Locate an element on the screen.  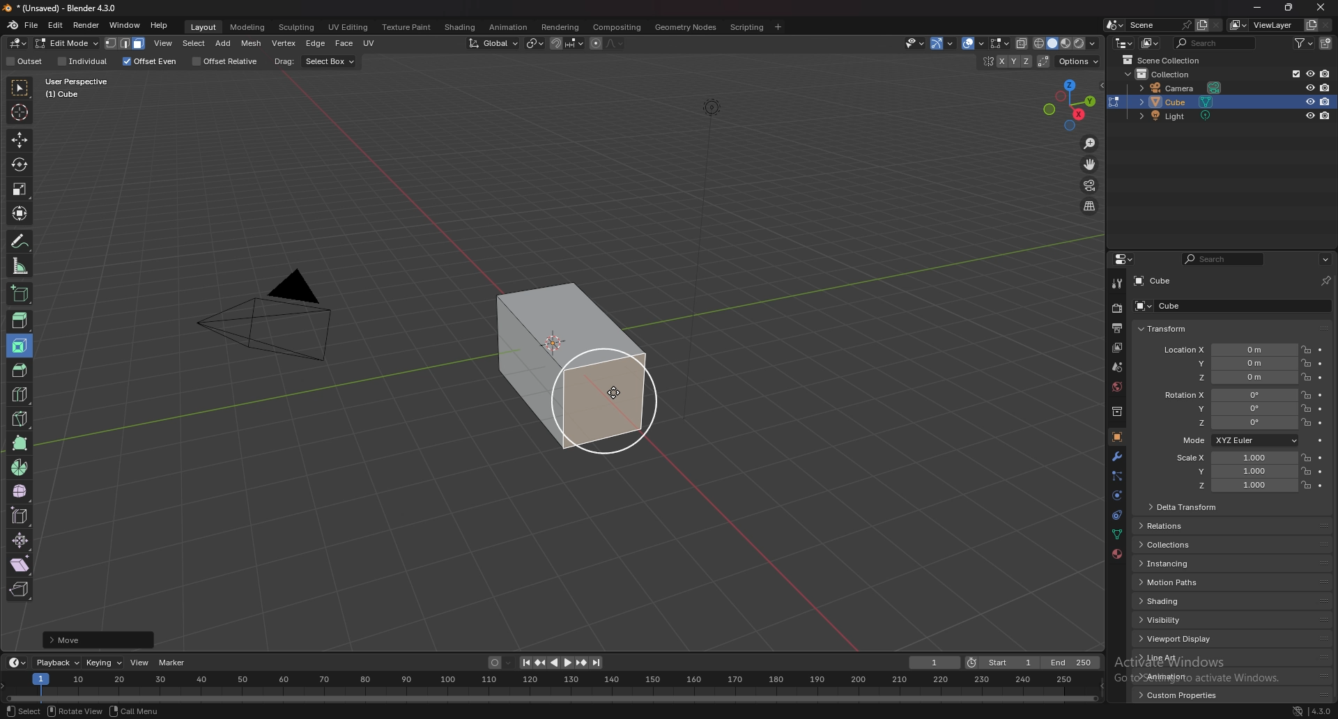
transform pivot point is located at coordinates (535, 43).